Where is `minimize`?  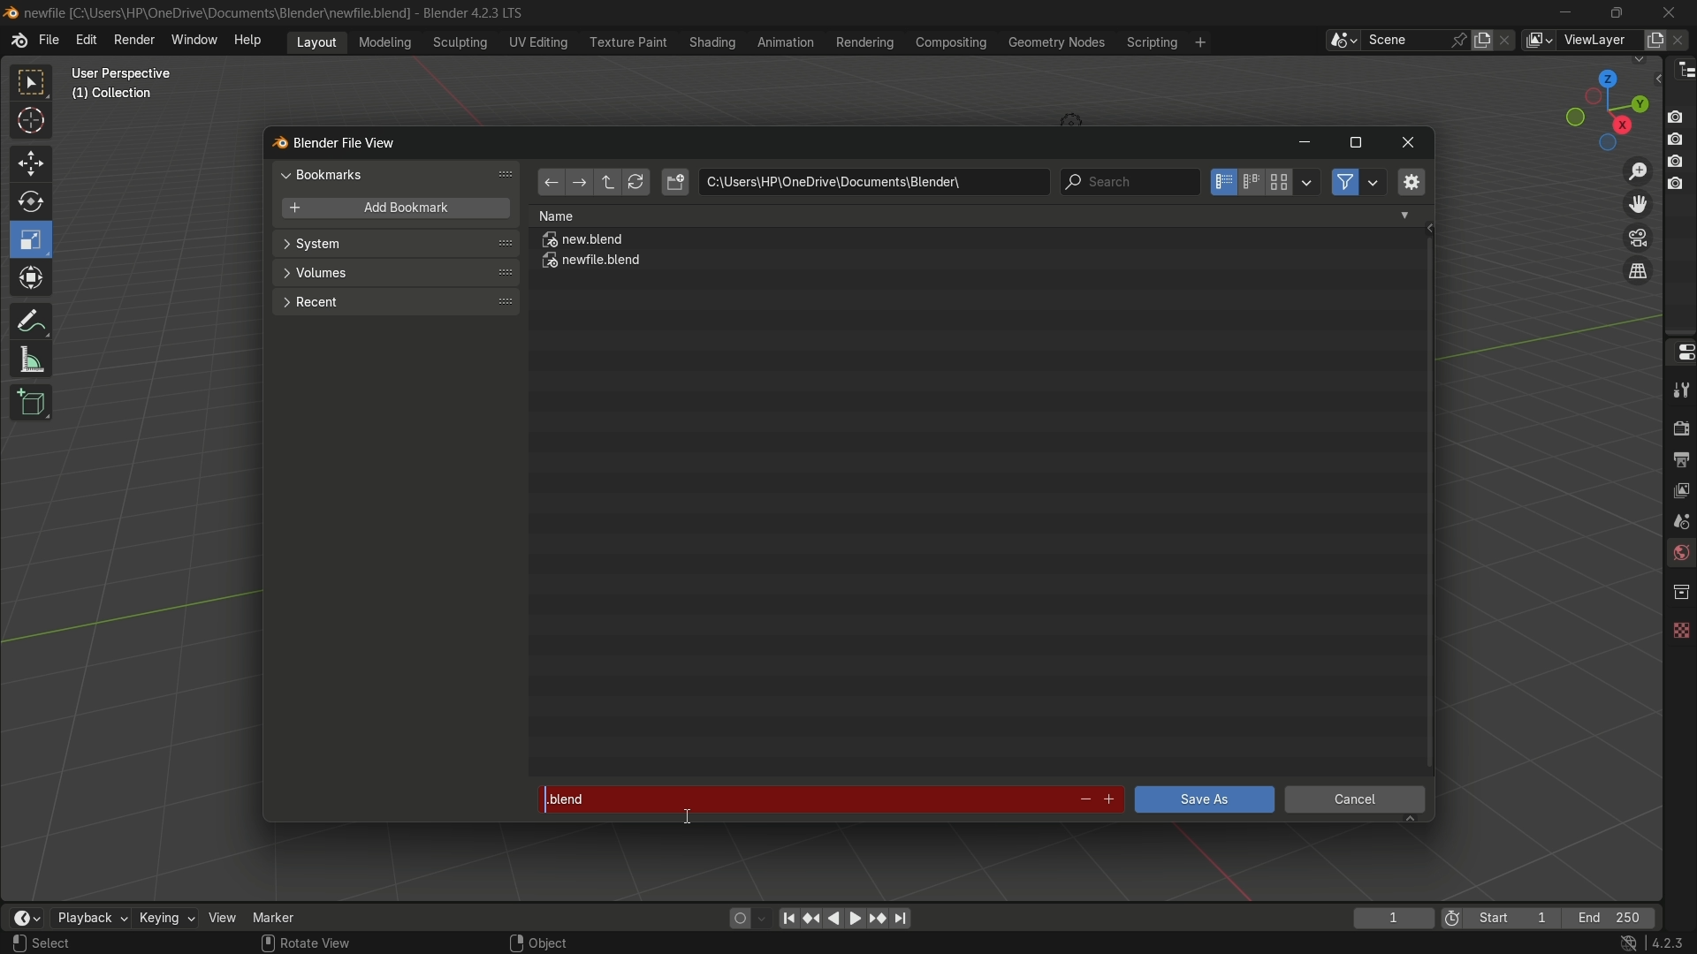
minimize is located at coordinates (1304, 144).